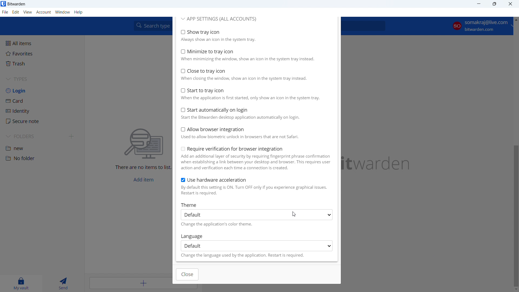  I want to click on my vault, so click(21, 284).